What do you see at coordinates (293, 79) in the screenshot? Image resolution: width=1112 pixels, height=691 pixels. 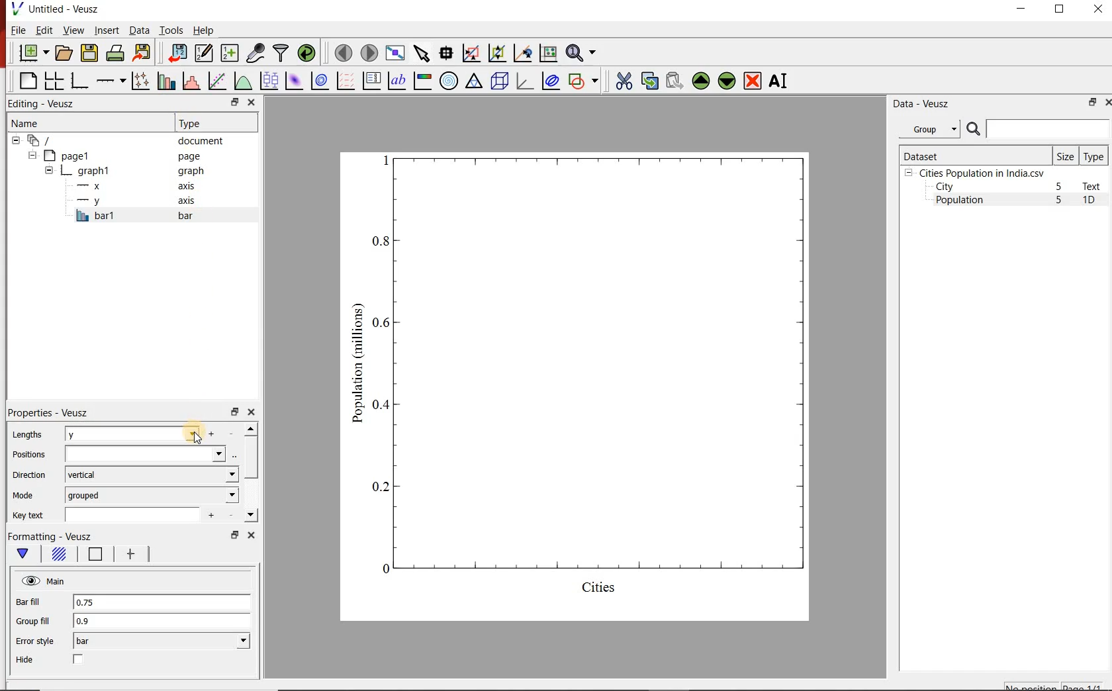 I see `plot a 2d dataset as an image` at bounding box center [293, 79].